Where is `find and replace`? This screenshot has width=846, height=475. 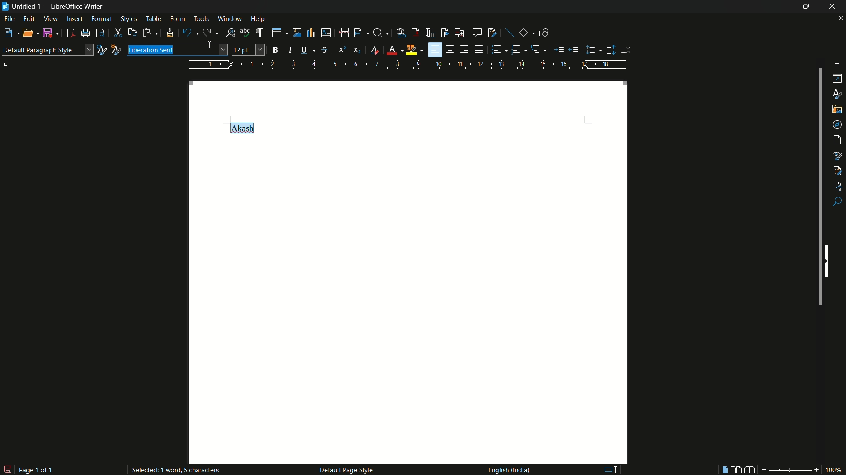
find and replace is located at coordinates (231, 33).